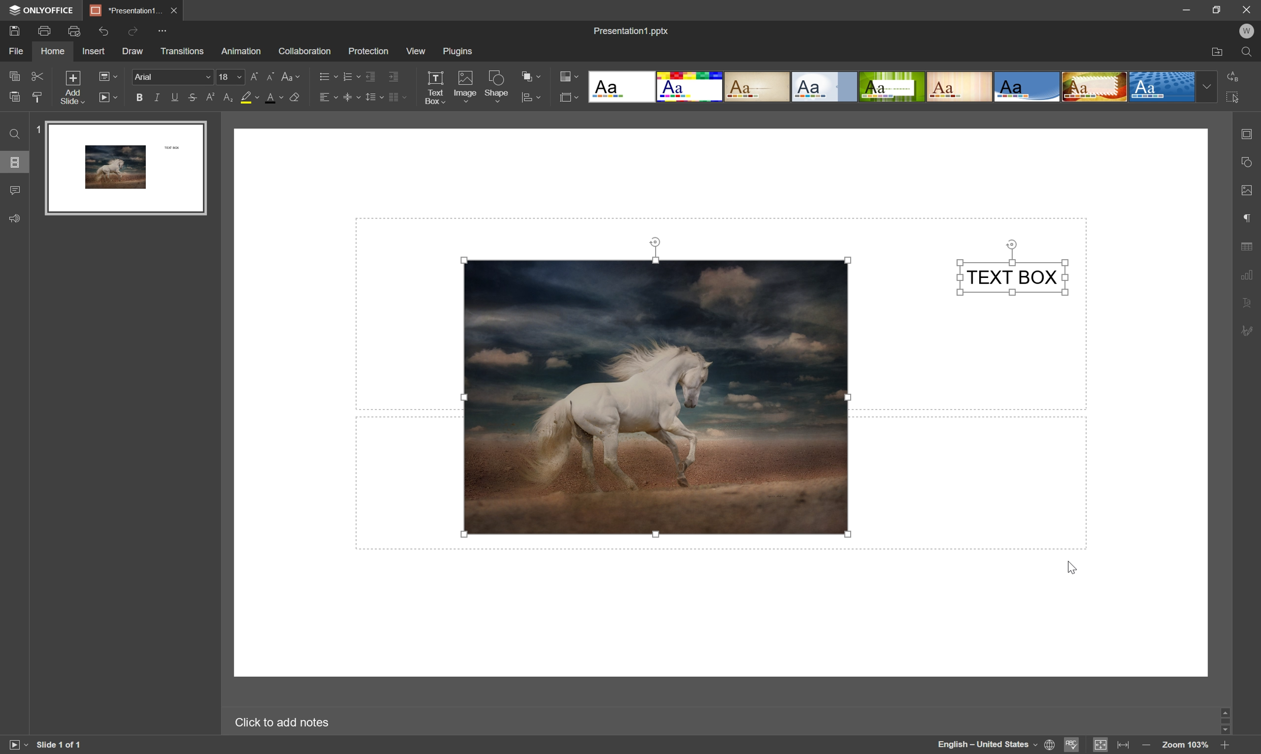 The image size is (1261, 754). Describe the element at coordinates (1235, 76) in the screenshot. I see `replace` at that location.